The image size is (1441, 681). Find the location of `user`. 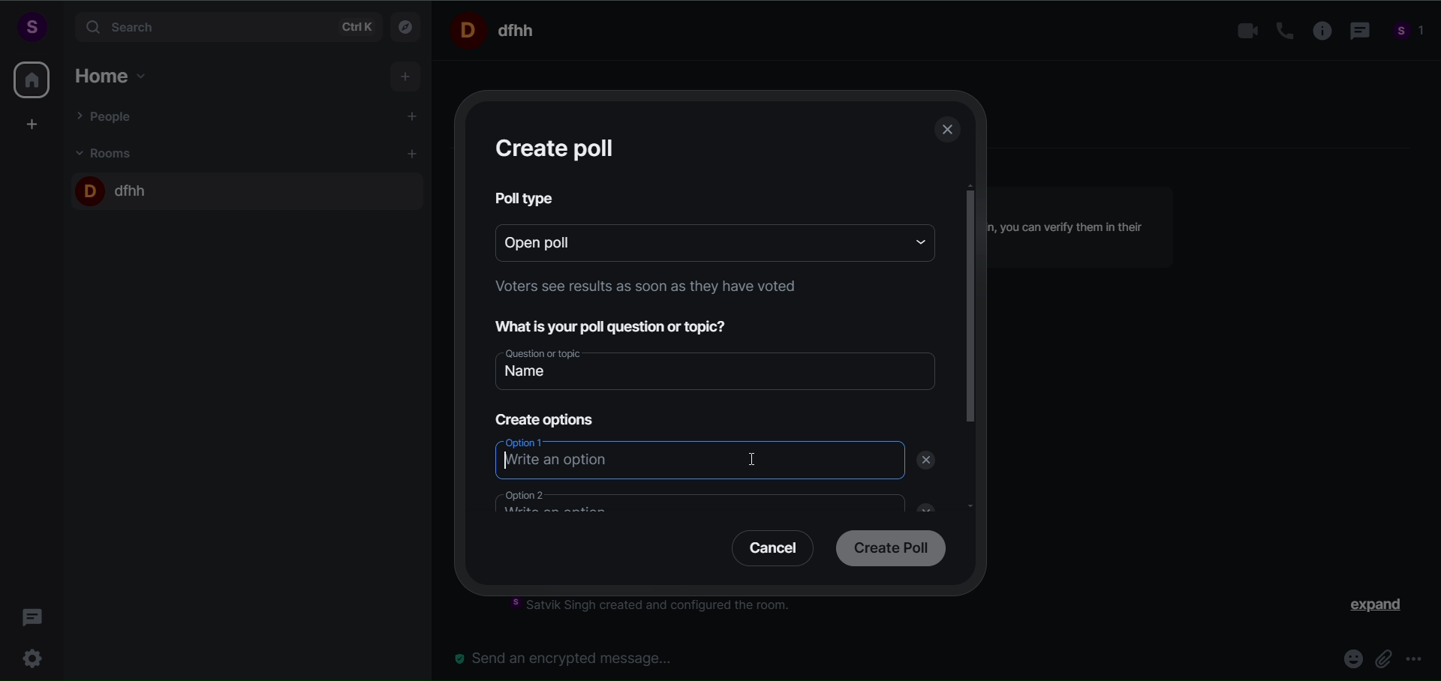

user is located at coordinates (31, 26).